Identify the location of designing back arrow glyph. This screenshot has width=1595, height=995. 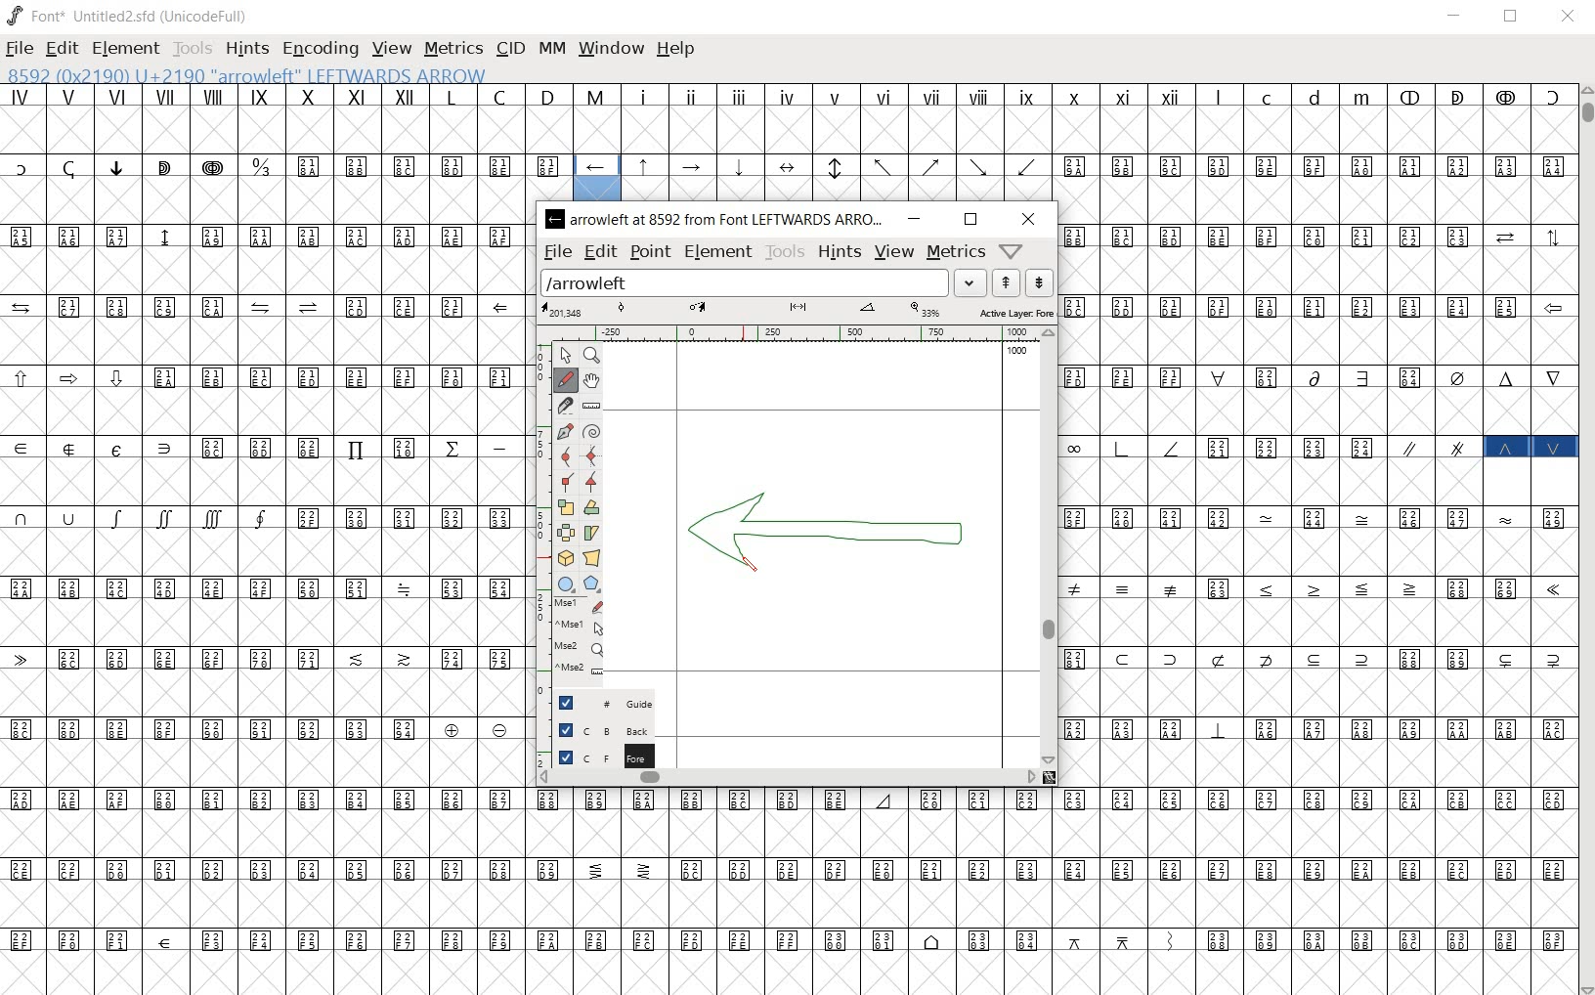
(831, 531).